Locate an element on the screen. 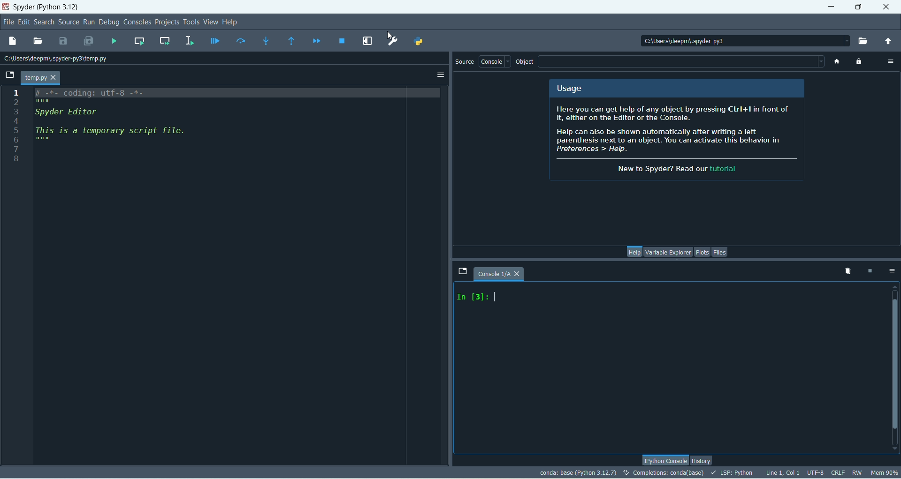 The image size is (901, 479). In [3]:  is located at coordinates (472, 299).